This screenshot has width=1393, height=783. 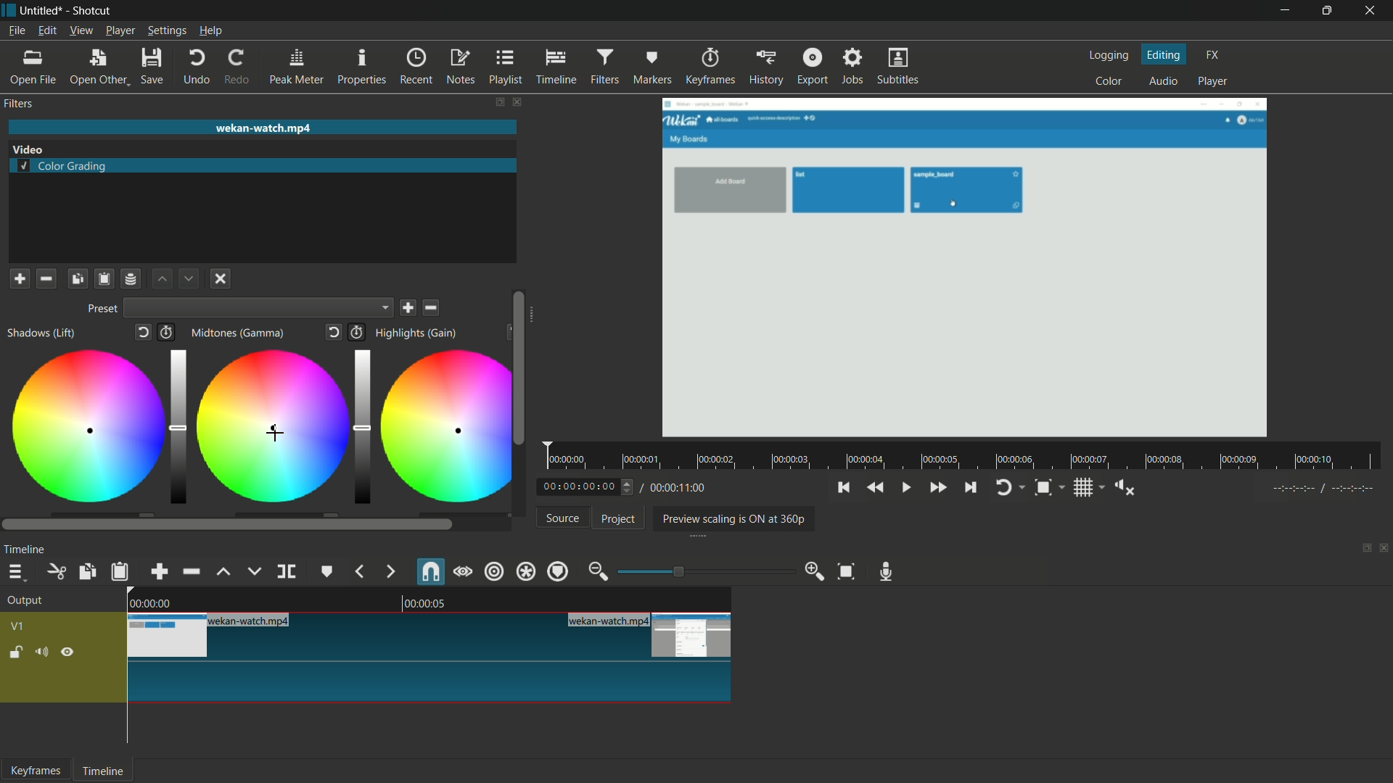 What do you see at coordinates (900, 66) in the screenshot?
I see `subtitles` at bounding box center [900, 66].